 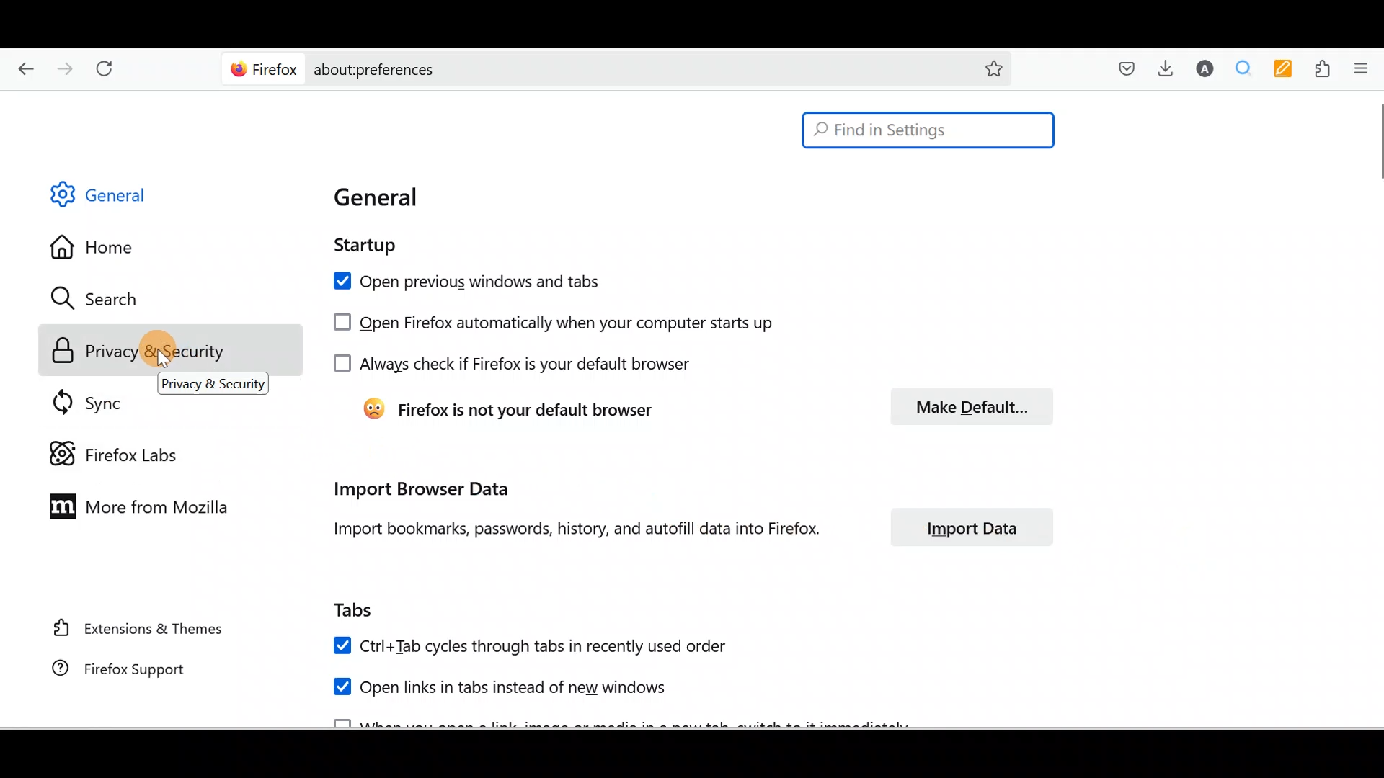 What do you see at coordinates (572, 530) in the screenshot?
I see `Import bookmarks, passwords, history and autofill data into Firefox` at bounding box center [572, 530].